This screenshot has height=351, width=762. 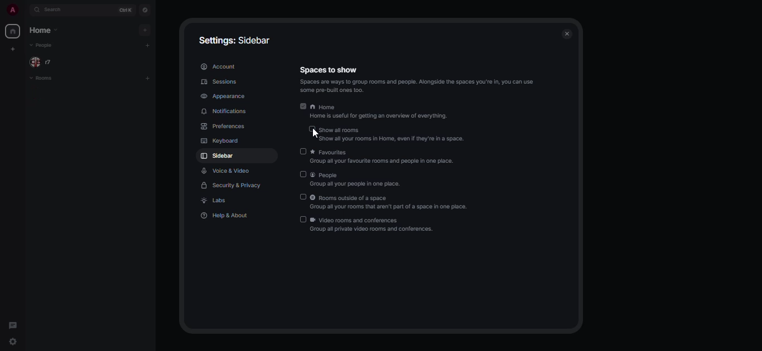 What do you see at coordinates (567, 35) in the screenshot?
I see `close` at bounding box center [567, 35].